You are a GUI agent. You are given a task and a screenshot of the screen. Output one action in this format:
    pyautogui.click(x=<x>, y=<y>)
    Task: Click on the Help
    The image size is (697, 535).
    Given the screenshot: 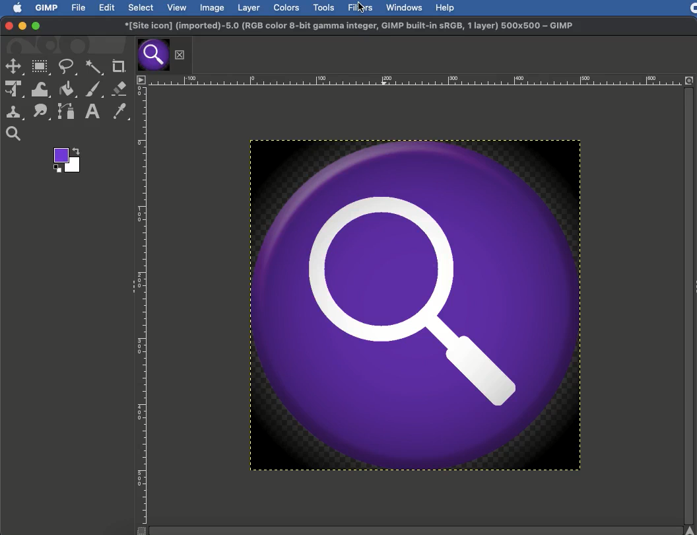 What is the action you would take?
    pyautogui.click(x=446, y=8)
    